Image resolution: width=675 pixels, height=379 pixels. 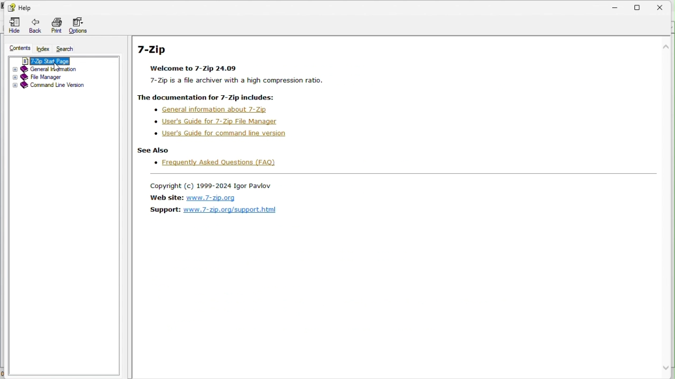 What do you see at coordinates (210, 198) in the screenshot?
I see `Website link` at bounding box center [210, 198].